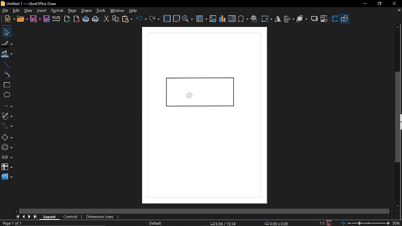 The height and width of the screenshot is (226, 402). What do you see at coordinates (7, 105) in the screenshot?
I see `line and arrows` at bounding box center [7, 105].